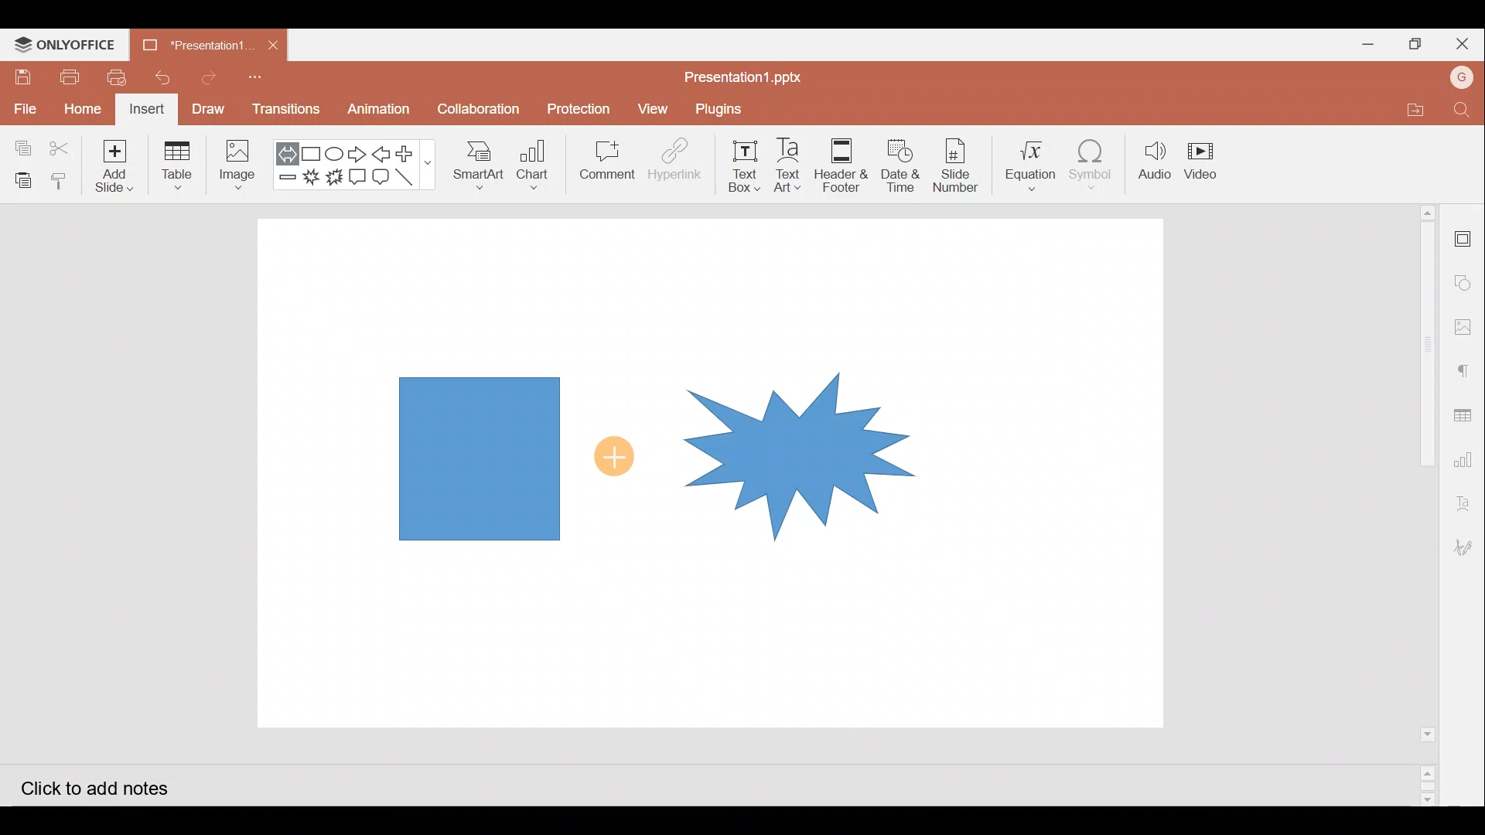  Describe the element at coordinates (22, 77) in the screenshot. I see `Save` at that location.